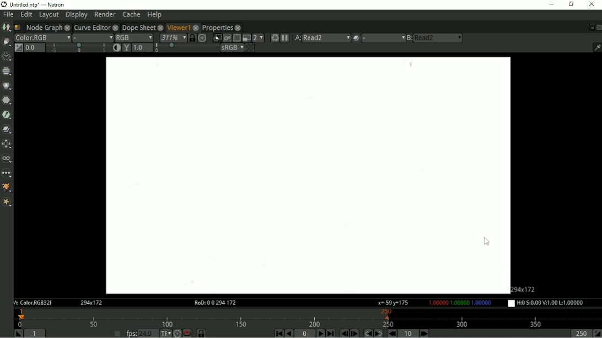 This screenshot has width=602, height=338. Describe the element at coordinates (597, 334) in the screenshot. I see `Set the playback out point at the current frame` at that location.